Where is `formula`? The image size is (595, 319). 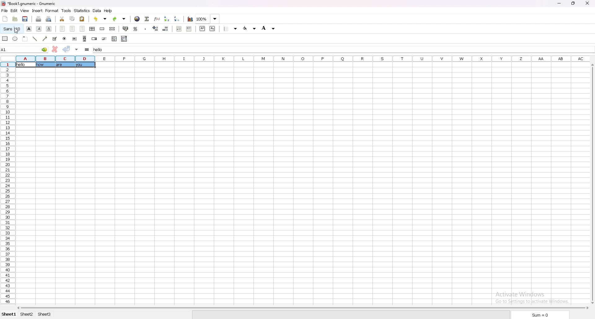 formula is located at coordinates (87, 49).